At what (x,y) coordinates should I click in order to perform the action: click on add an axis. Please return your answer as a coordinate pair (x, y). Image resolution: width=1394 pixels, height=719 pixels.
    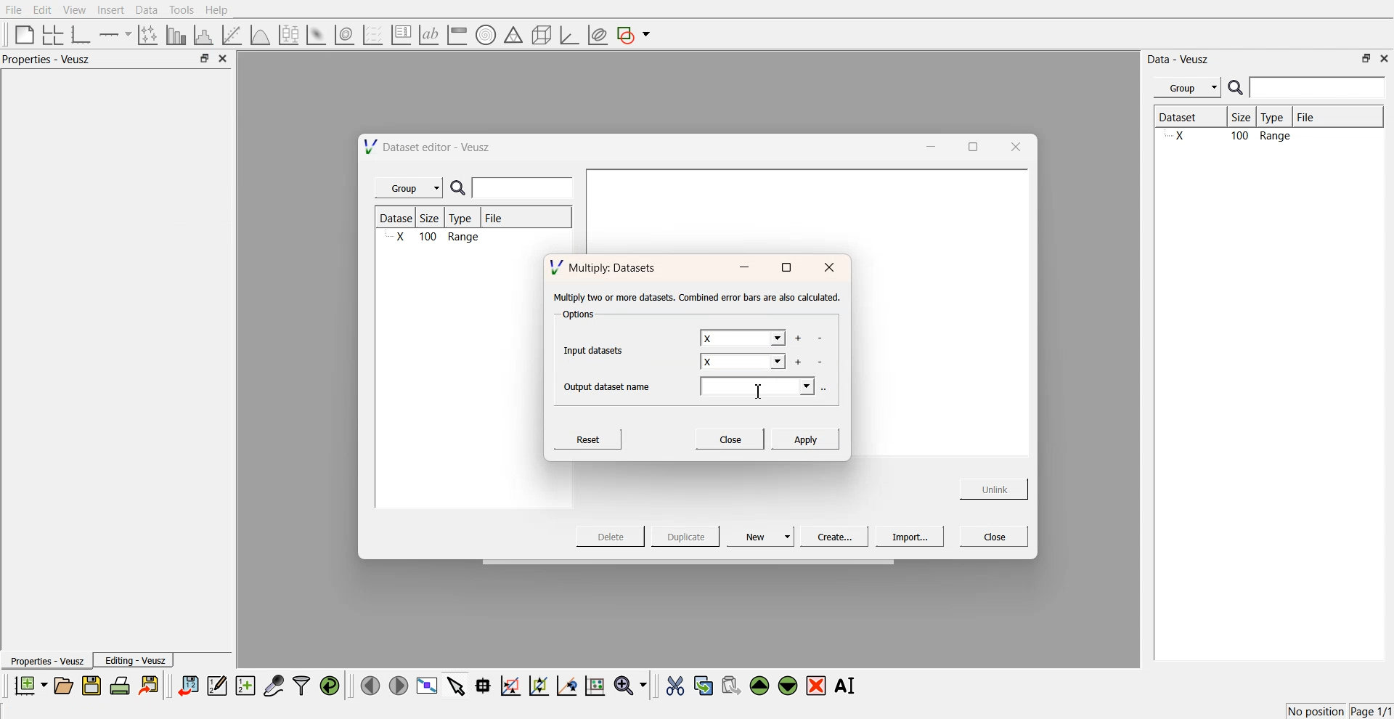
    Looking at the image, I should click on (116, 34).